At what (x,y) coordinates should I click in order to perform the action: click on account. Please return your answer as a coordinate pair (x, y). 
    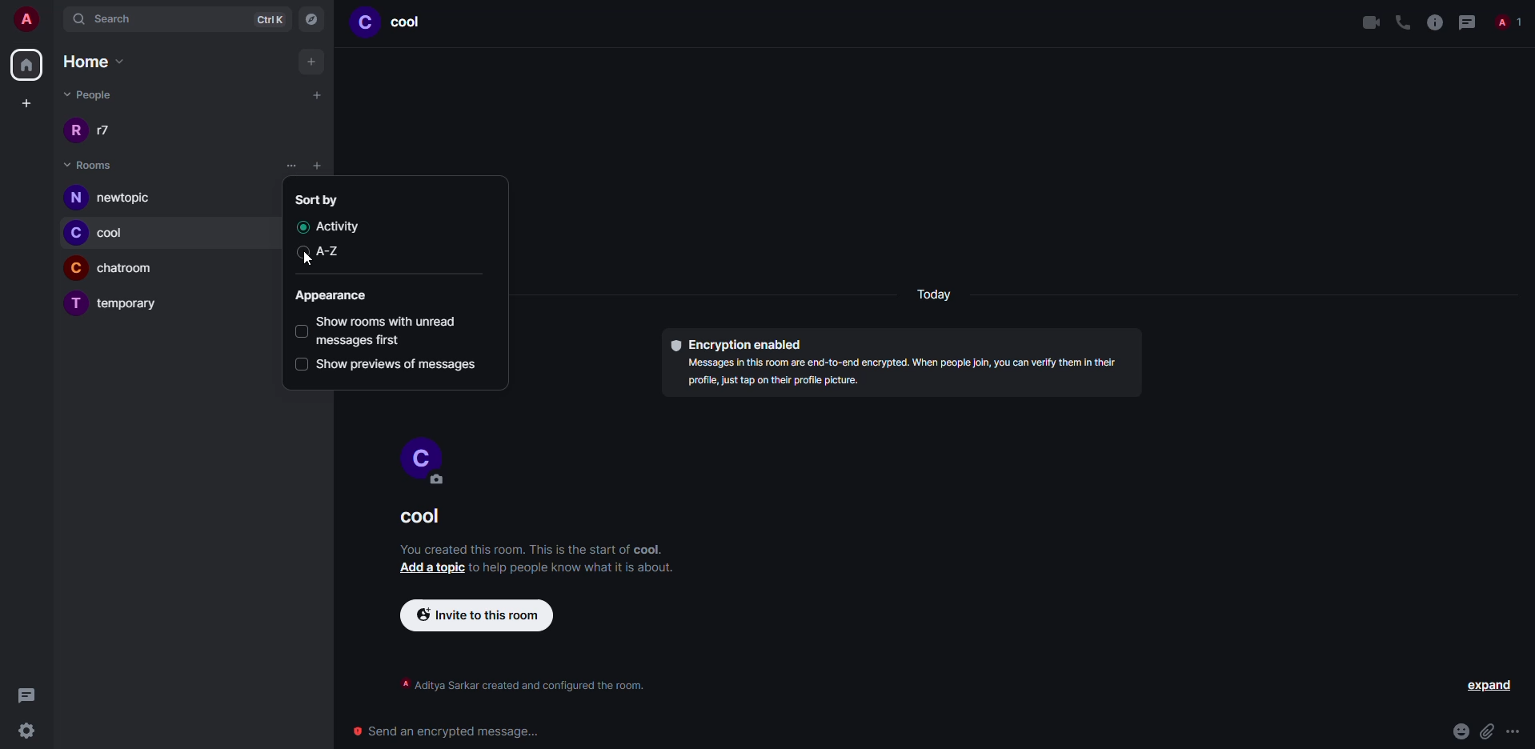
    Looking at the image, I should click on (31, 20).